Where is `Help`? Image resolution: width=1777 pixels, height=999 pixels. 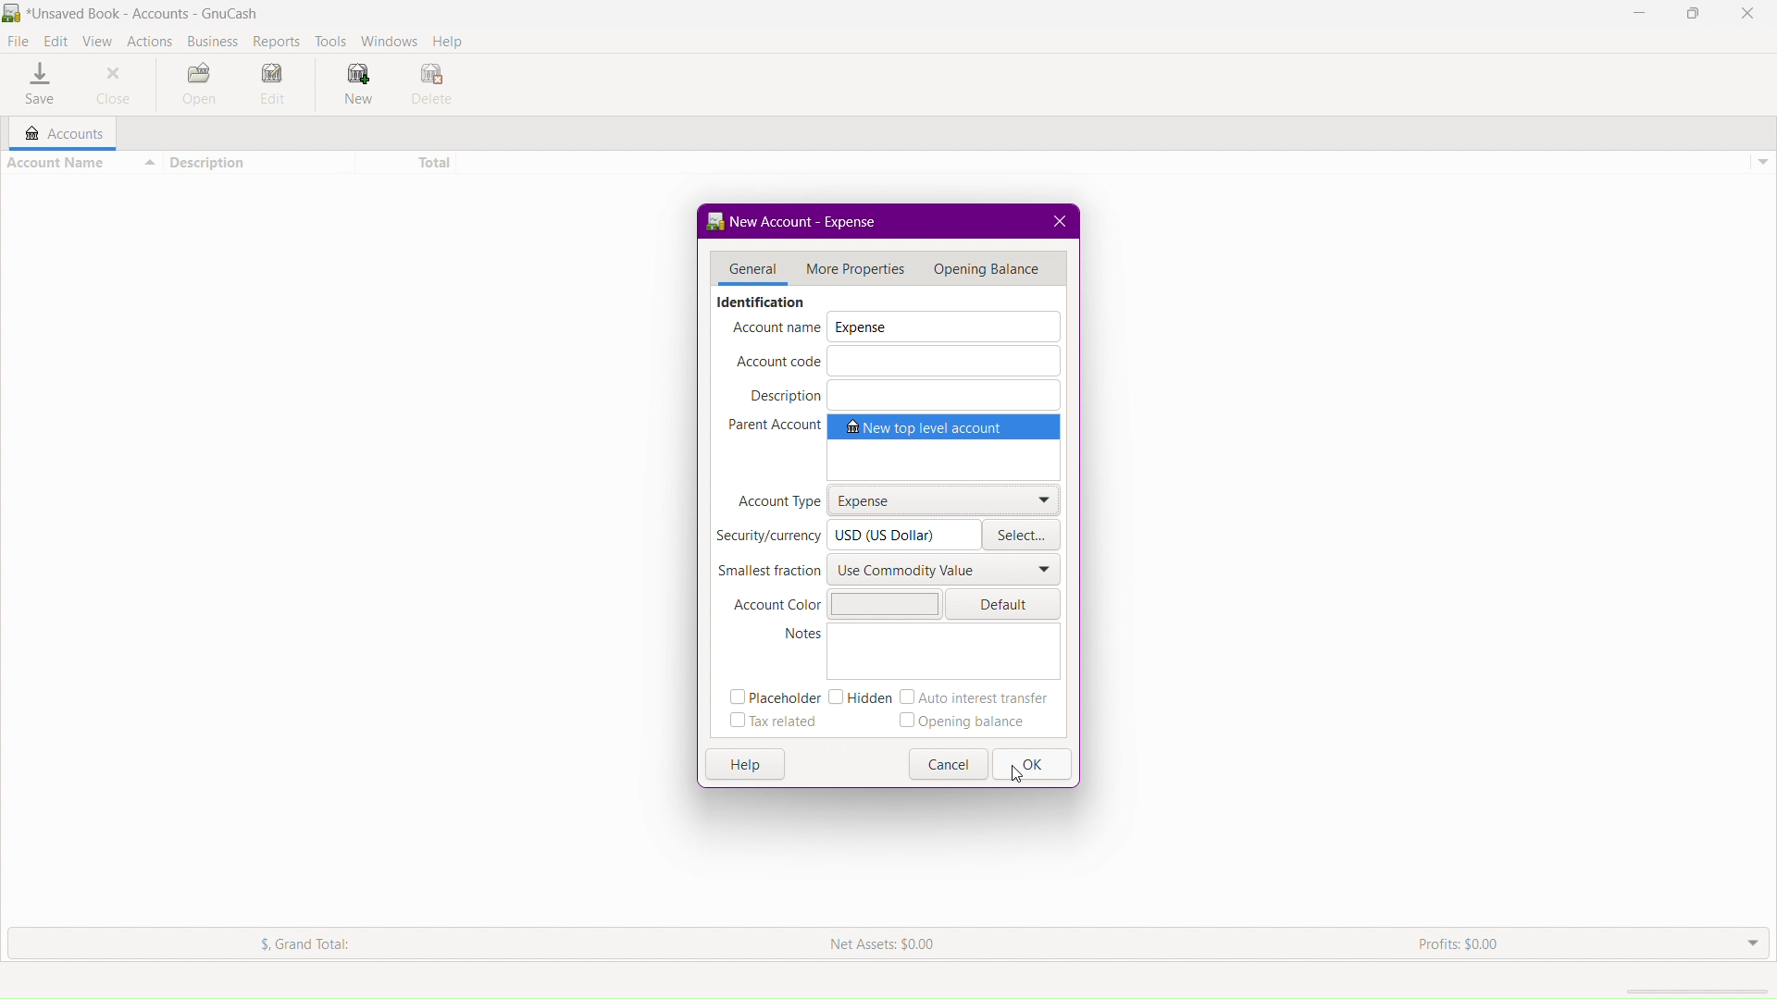
Help is located at coordinates (746, 763).